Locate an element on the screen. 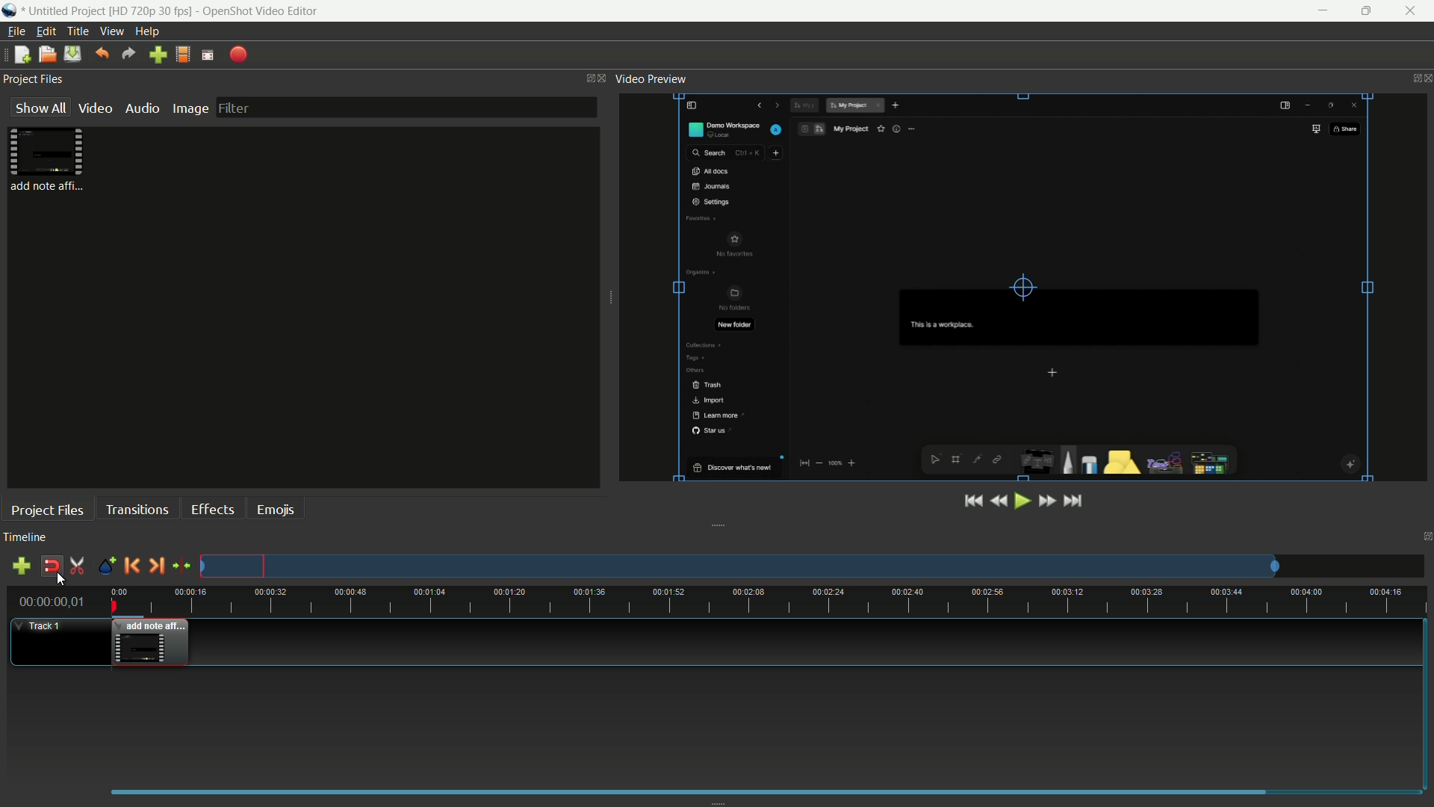 The width and height of the screenshot is (1434, 807).  is located at coordinates (212, 509).